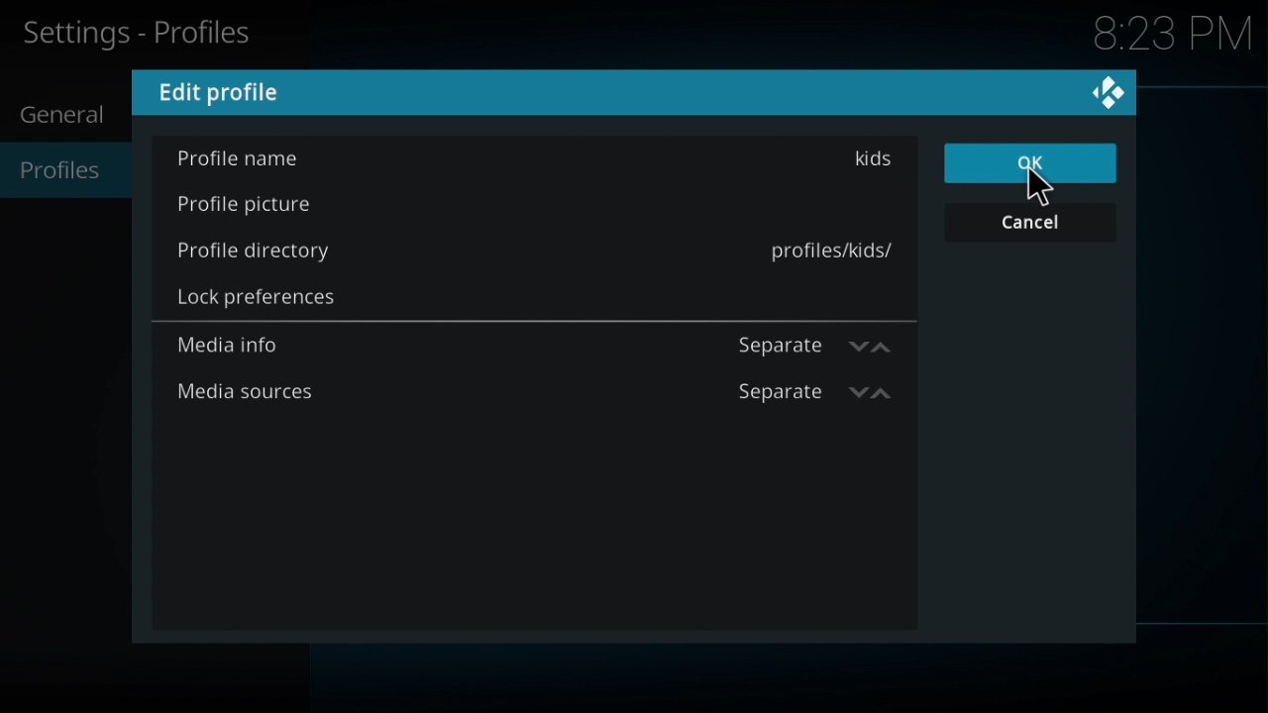 The image size is (1268, 713). I want to click on kids, so click(877, 161).